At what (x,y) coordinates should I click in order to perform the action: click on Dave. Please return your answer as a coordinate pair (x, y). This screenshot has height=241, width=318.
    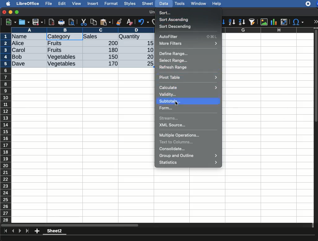
    Looking at the image, I should click on (20, 64).